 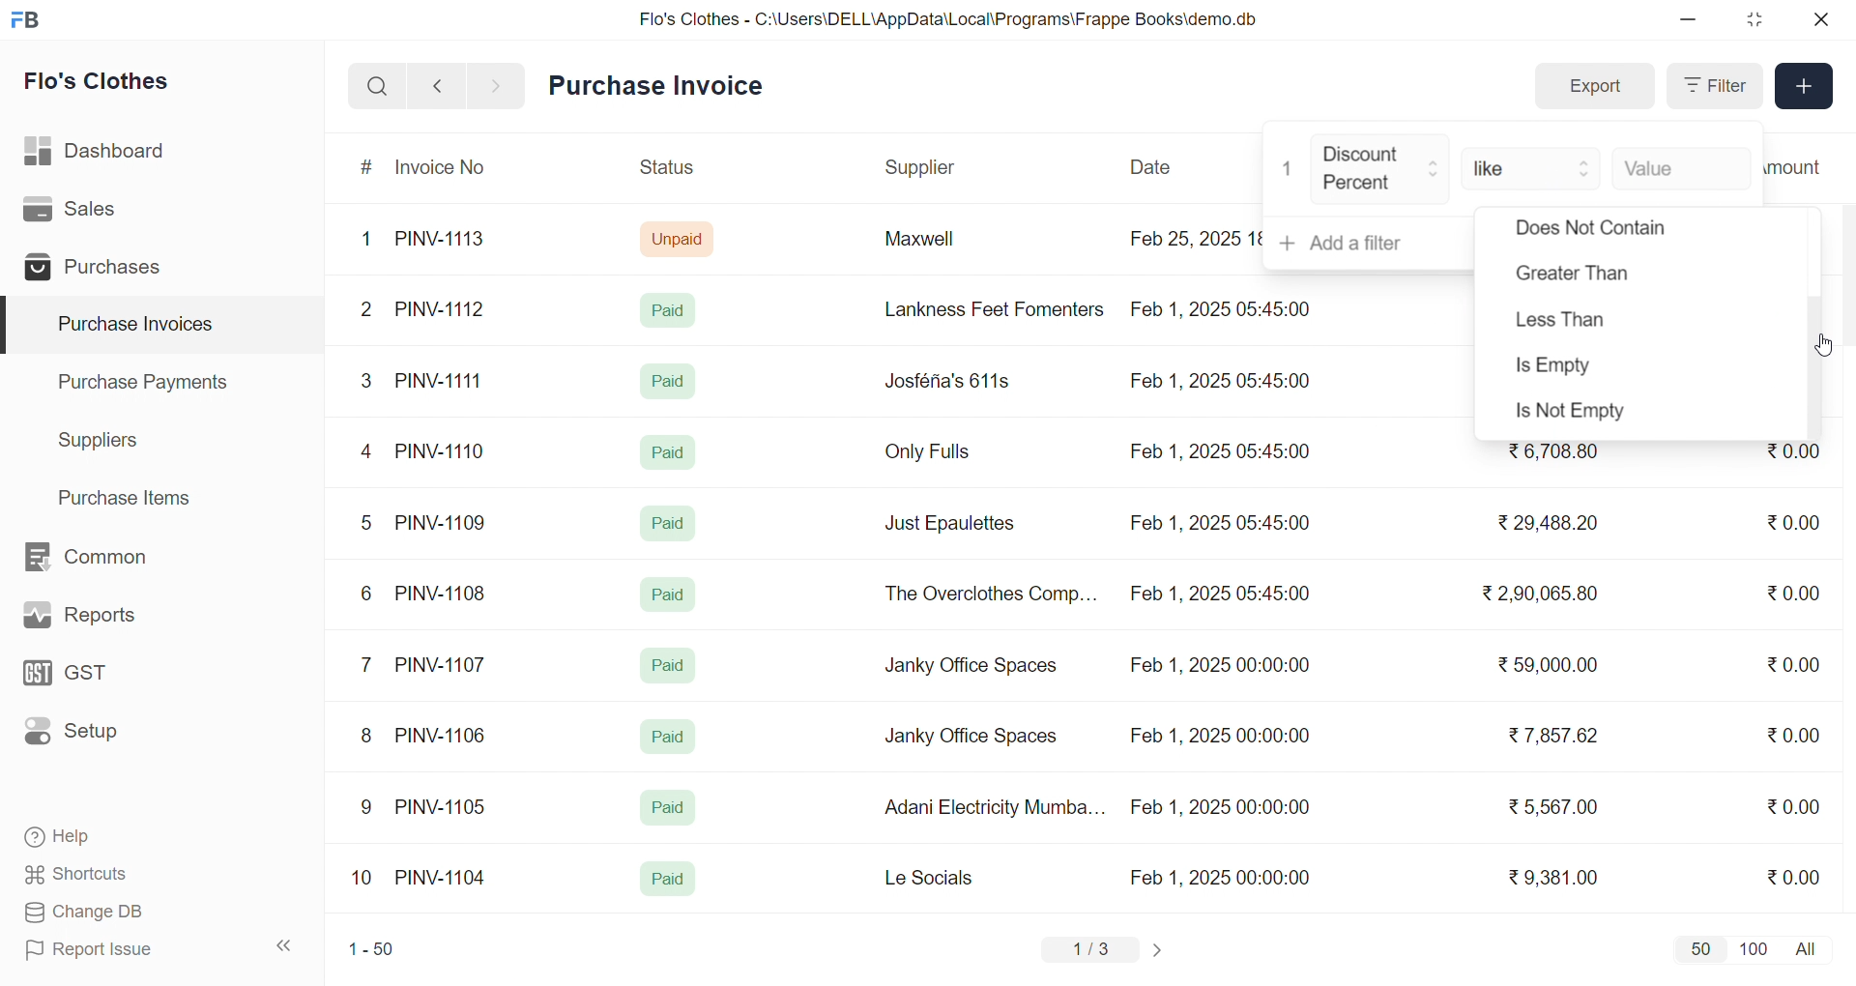 What do you see at coordinates (997, 808) in the screenshot?
I see `Adani Electricity Mumba...` at bounding box center [997, 808].